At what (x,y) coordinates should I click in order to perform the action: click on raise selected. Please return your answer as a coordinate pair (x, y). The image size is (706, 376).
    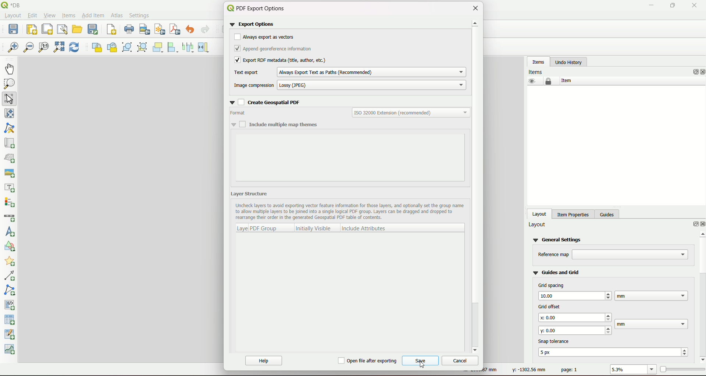
    Looking at the image, I should click on (159, 47).